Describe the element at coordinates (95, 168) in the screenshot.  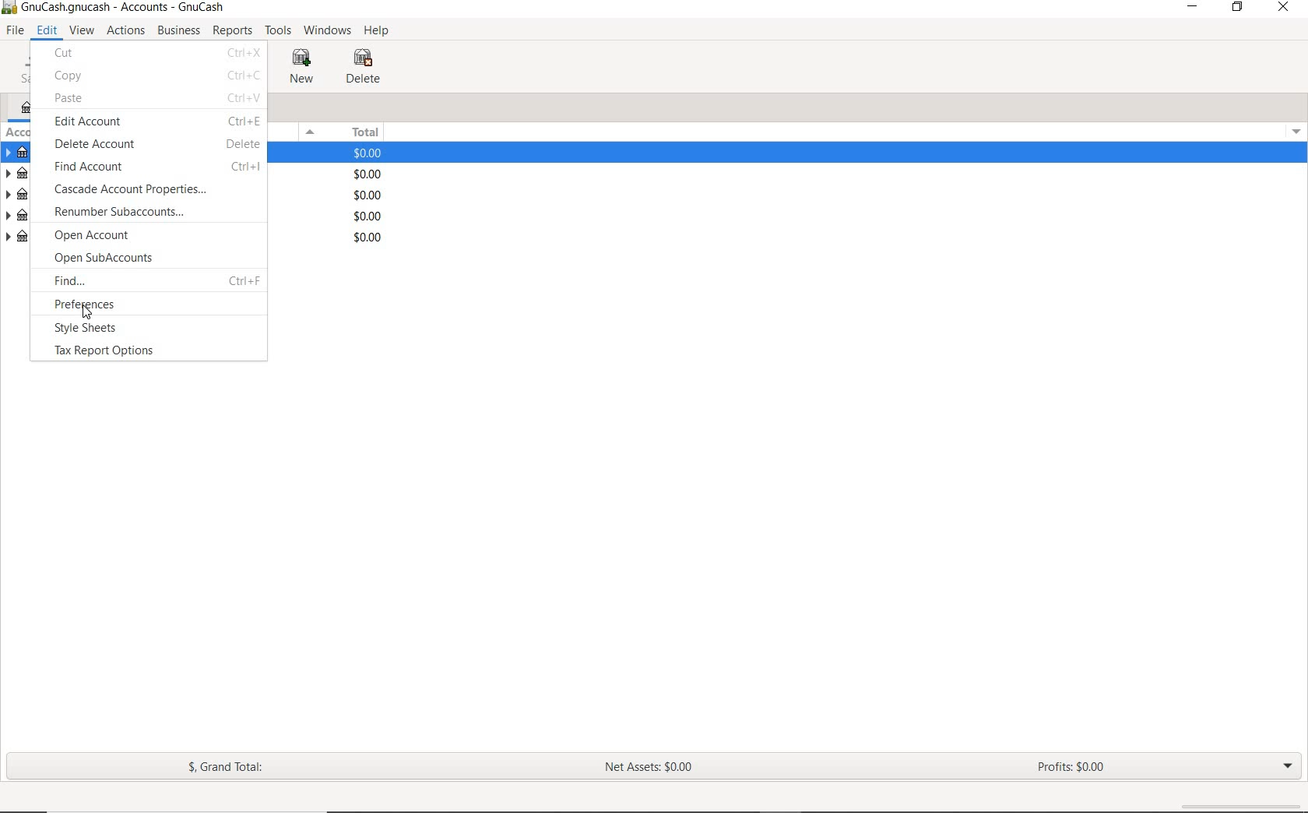
I see `FIND ACCOUNT` at that location.